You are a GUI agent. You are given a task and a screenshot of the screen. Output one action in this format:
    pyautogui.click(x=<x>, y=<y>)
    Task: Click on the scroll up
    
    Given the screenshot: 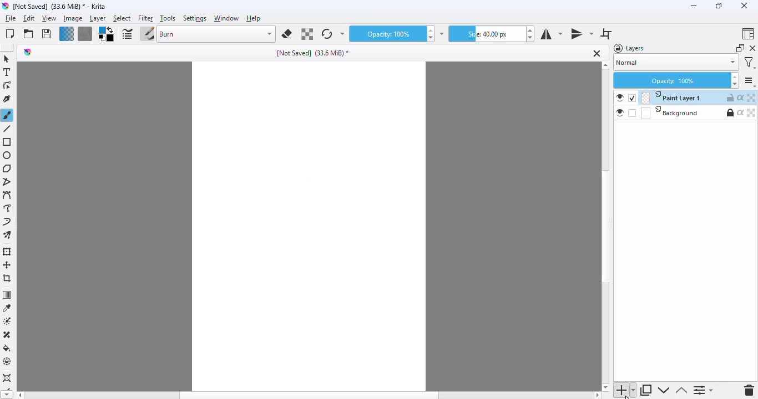 What is the action you would take?
    pyautogui.click(x=605, y=65)
    